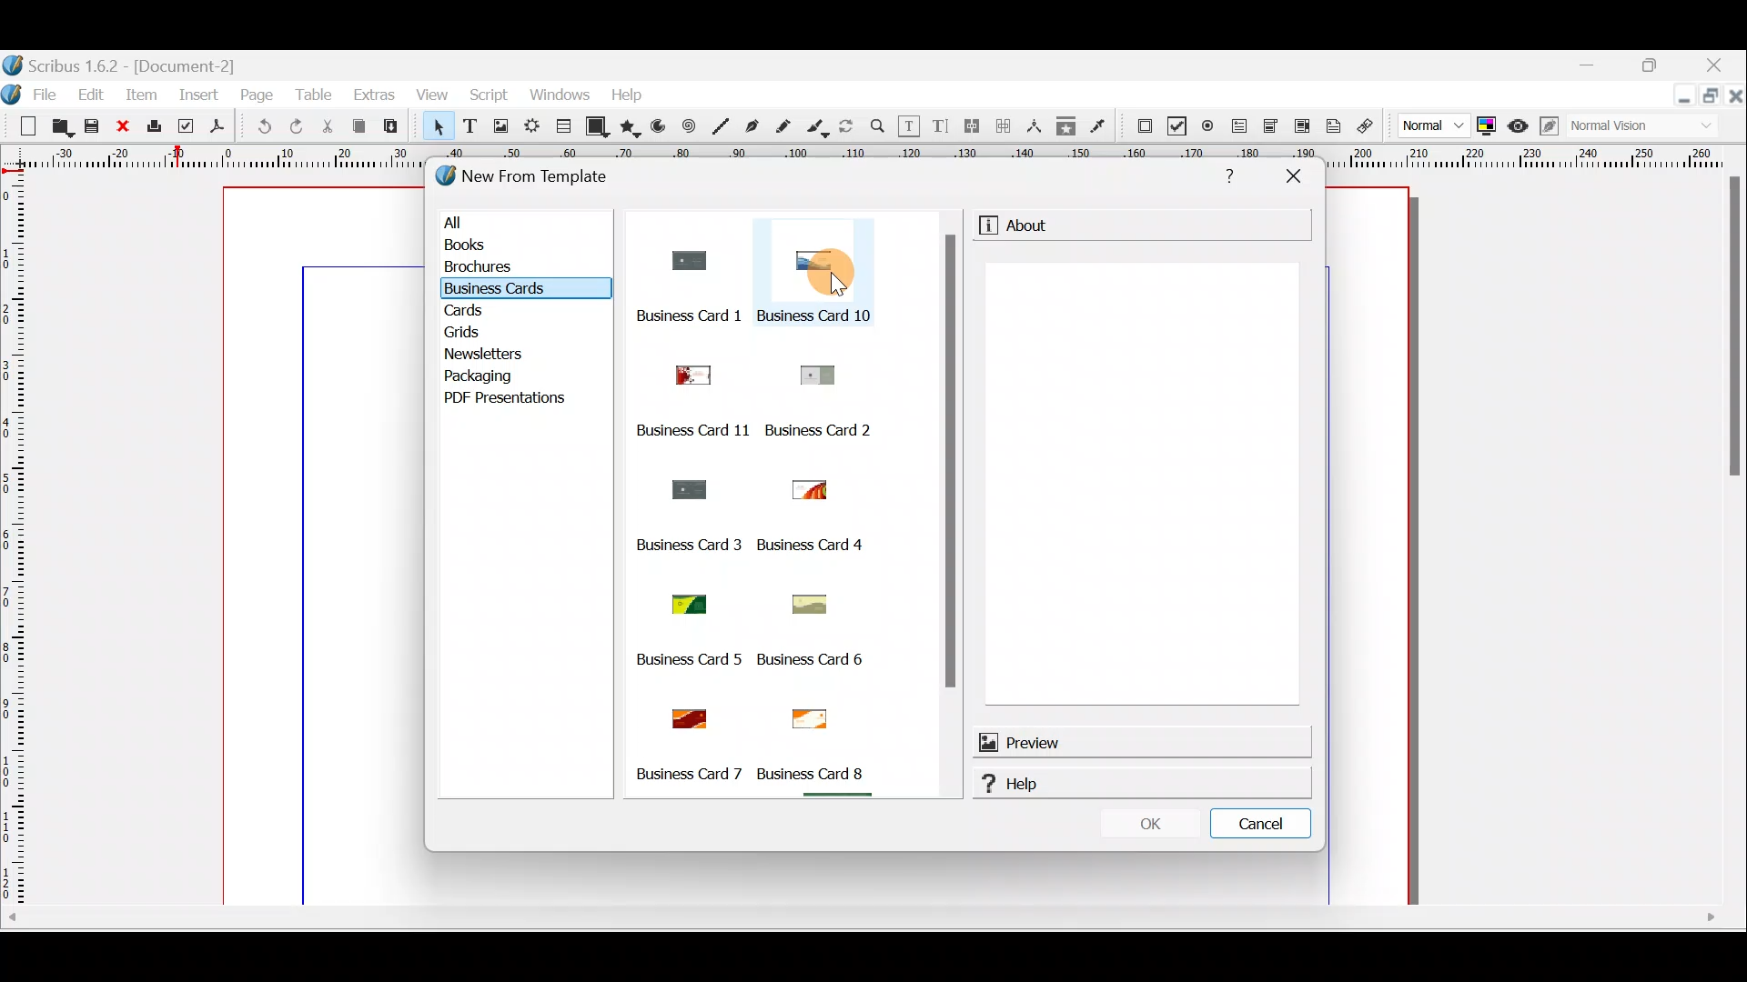 This screenshot has width=1747, height=982. What do you see at coordinates (483, 354) in the screenshot?
I see `Newsletters` at bounding box center [483, 354].